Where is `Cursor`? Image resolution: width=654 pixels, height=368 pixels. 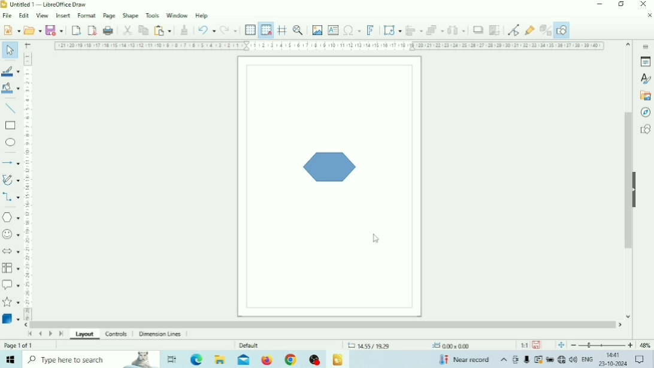 Cursor is located at coordinates (377, 239).